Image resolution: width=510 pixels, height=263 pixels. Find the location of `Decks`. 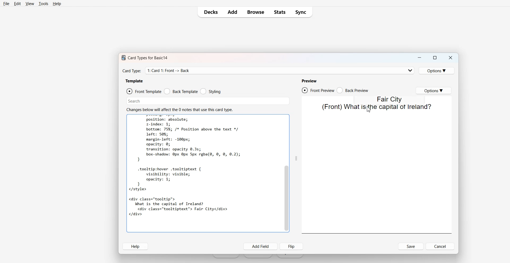

Decks is located at coordinates (209, 12).